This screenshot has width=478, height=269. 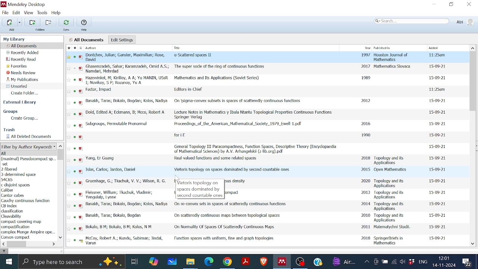 I want to click on date, so click(x=438, y=55).